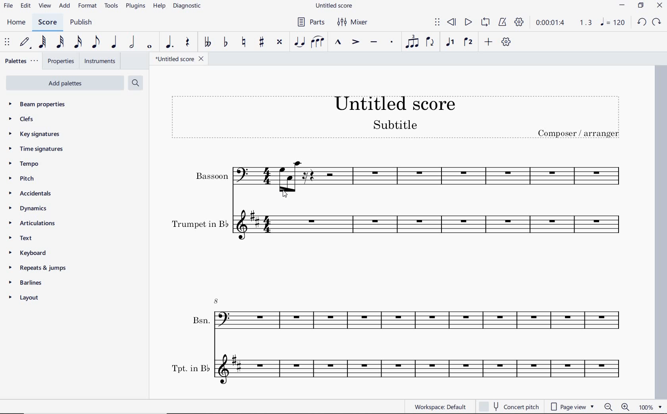  What do you see at coordinates (392, 42) in the screenshot?
I see `staccato` at bounding box center [392, 42].